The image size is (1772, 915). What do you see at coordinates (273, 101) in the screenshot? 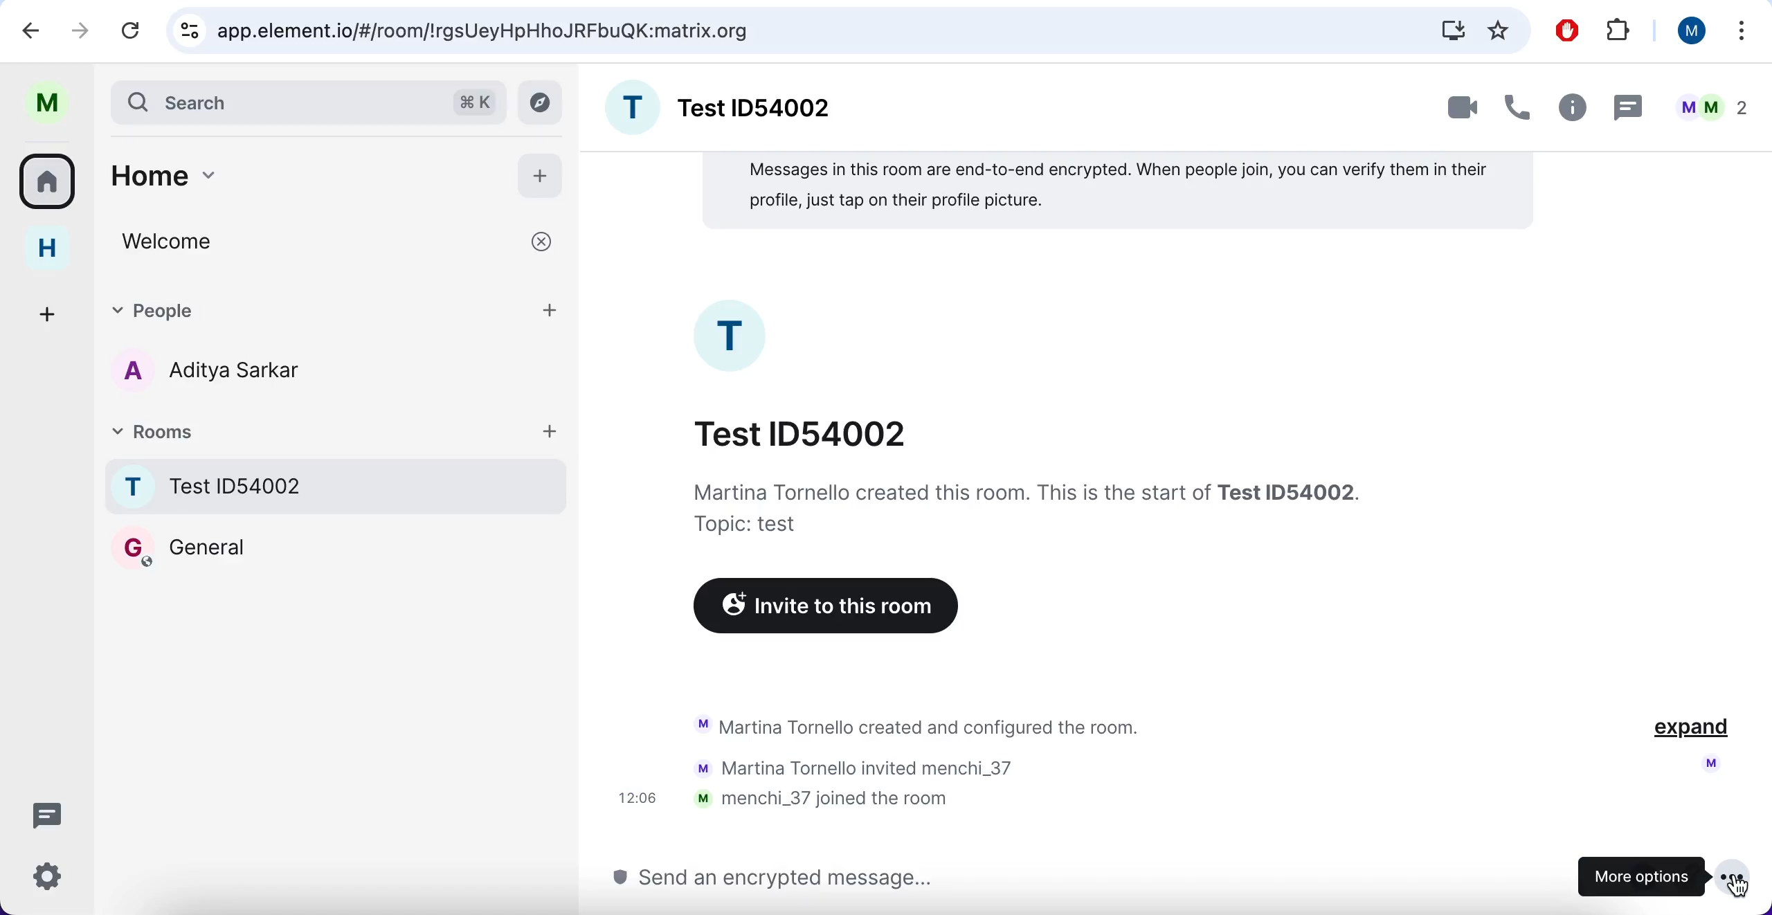
I see `search` at bounding box center [273, 101].